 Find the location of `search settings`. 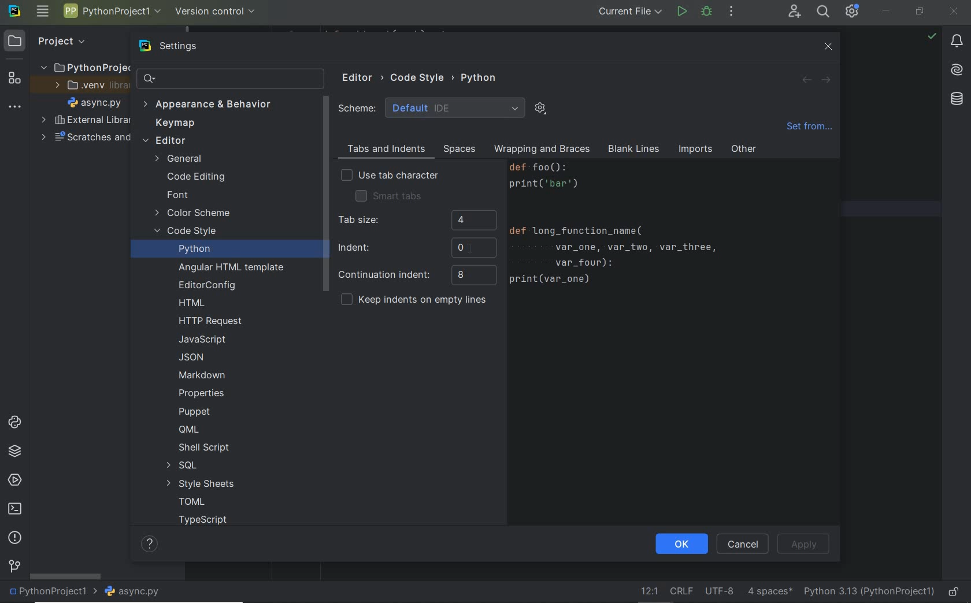

search settings is located at coordinates (232, 79).